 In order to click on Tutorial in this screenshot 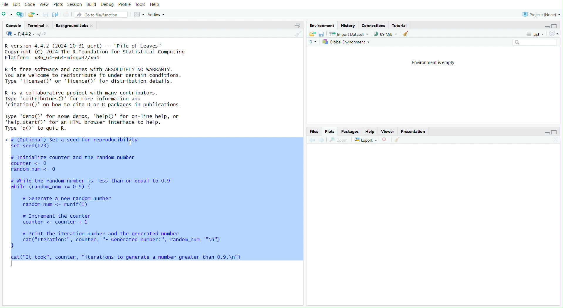, I will do `click(400, 25)`.